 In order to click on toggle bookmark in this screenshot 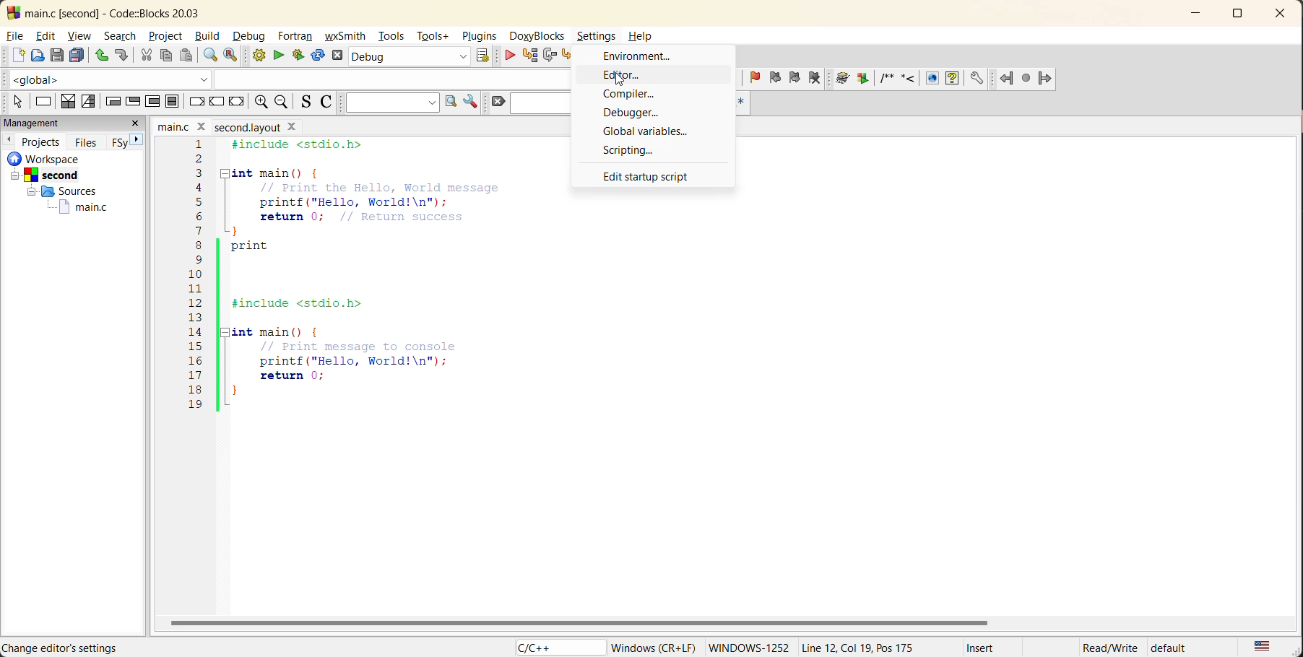, I will do `click(752, 77)`.